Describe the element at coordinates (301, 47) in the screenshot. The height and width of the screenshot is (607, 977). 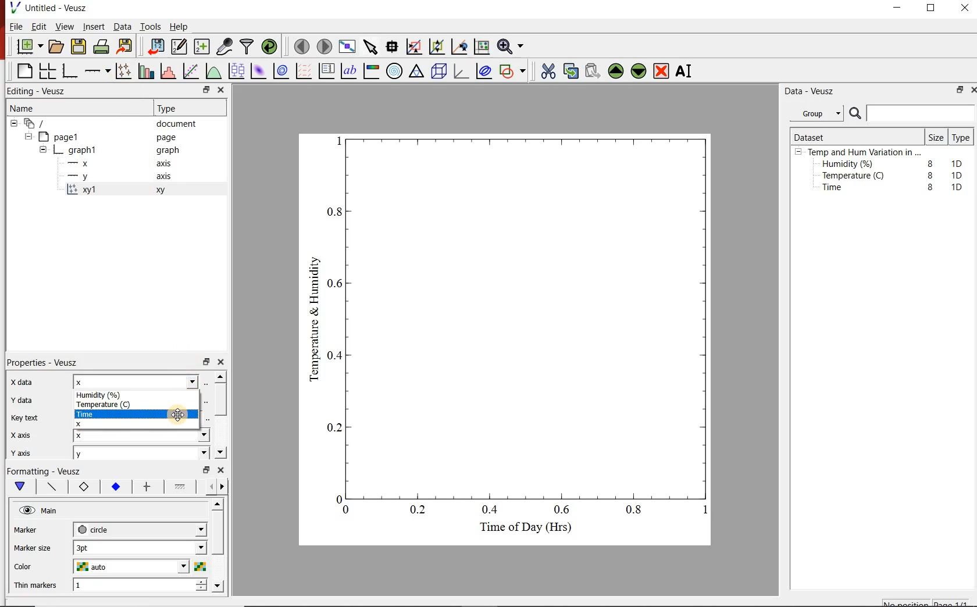
I see `move to the previous page` at that location.